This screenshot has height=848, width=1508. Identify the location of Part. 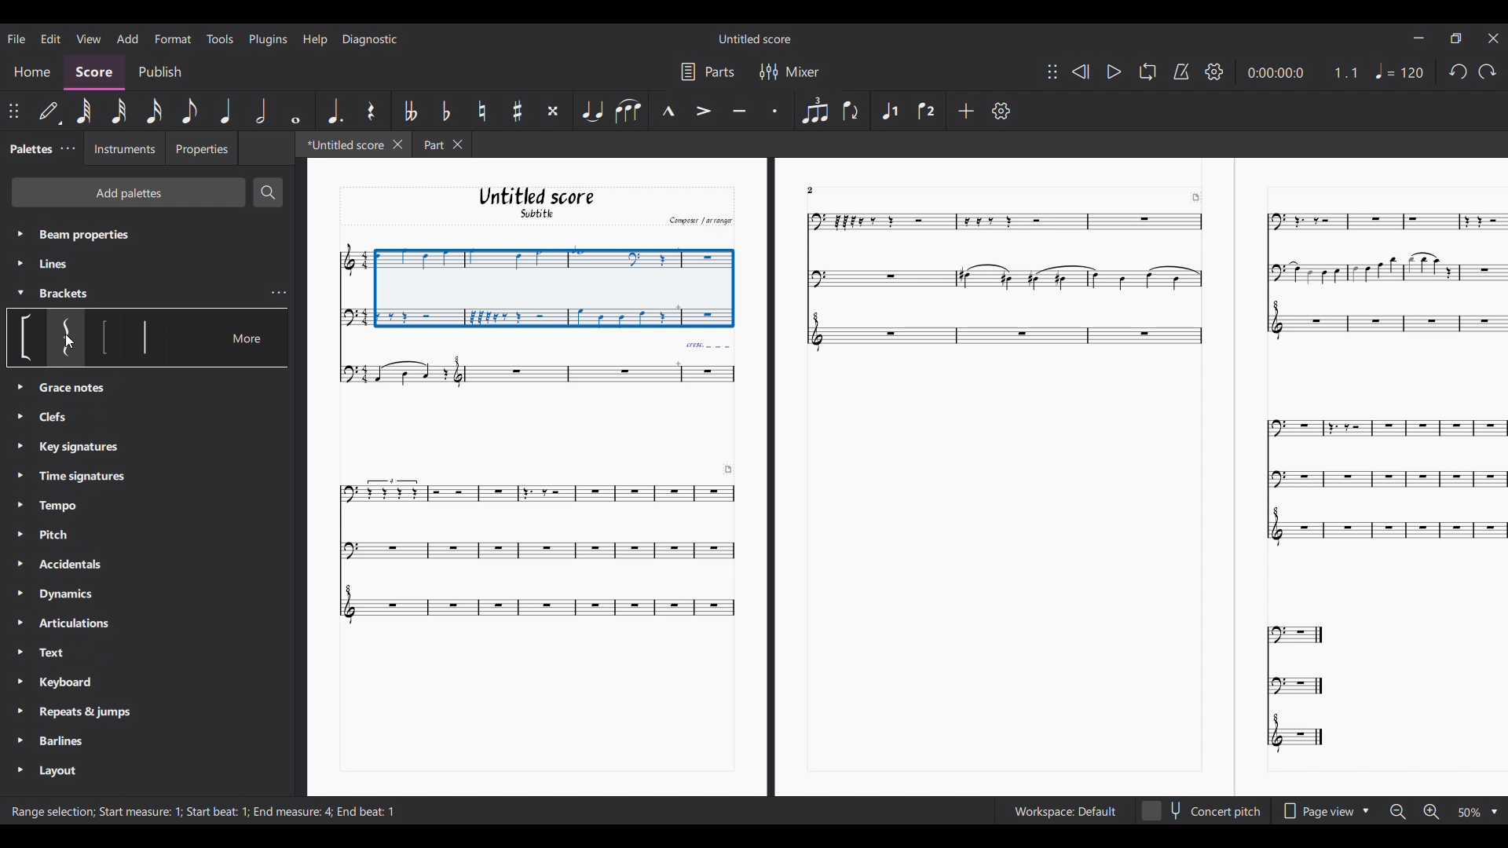
(430, 144).